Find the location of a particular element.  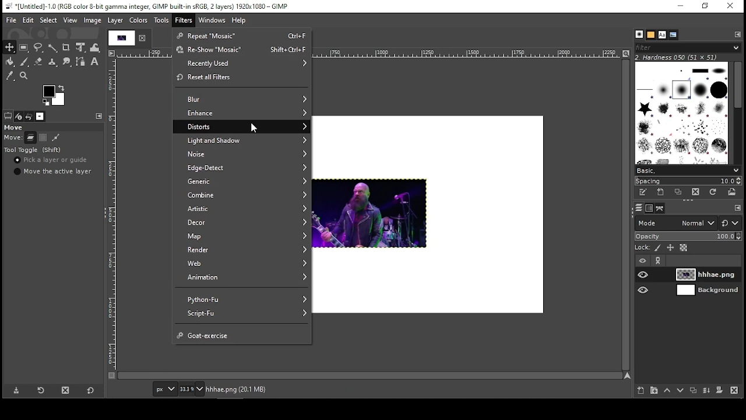

image is located at coordinates (93, 20).